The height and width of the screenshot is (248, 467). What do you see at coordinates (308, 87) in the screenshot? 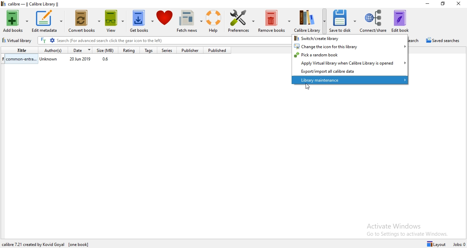
I see `cursor` at bounding box center [308, 87].